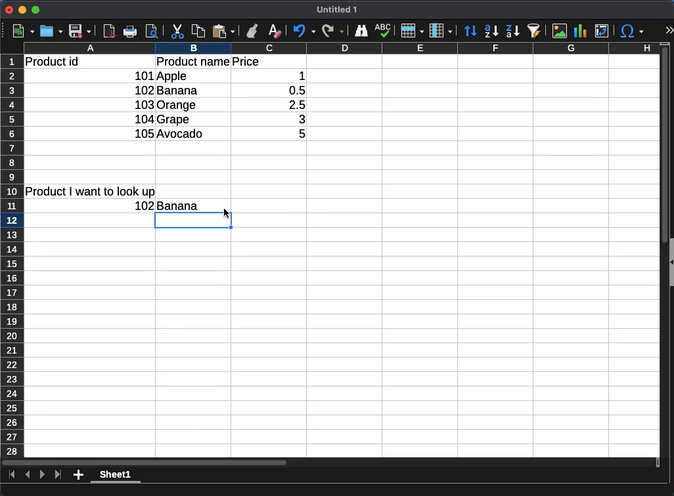 This screenshot has height=496, width=674. I want to click on sort, so click(534, 31).